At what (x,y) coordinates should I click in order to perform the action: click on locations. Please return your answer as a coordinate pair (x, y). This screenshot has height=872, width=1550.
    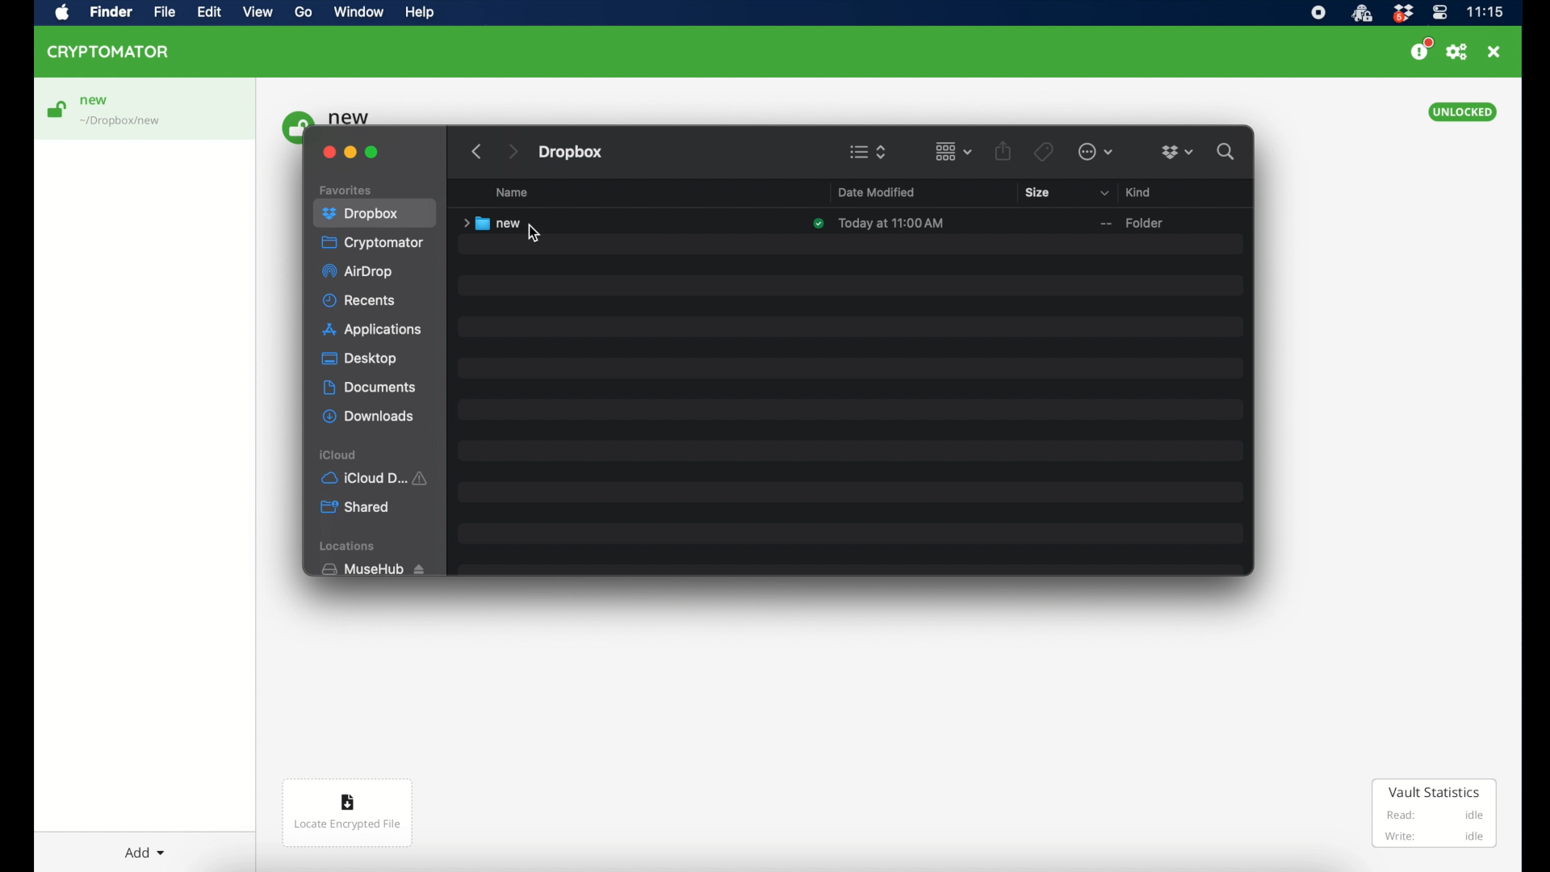
    Looking at the image, I should click on (349, 546).